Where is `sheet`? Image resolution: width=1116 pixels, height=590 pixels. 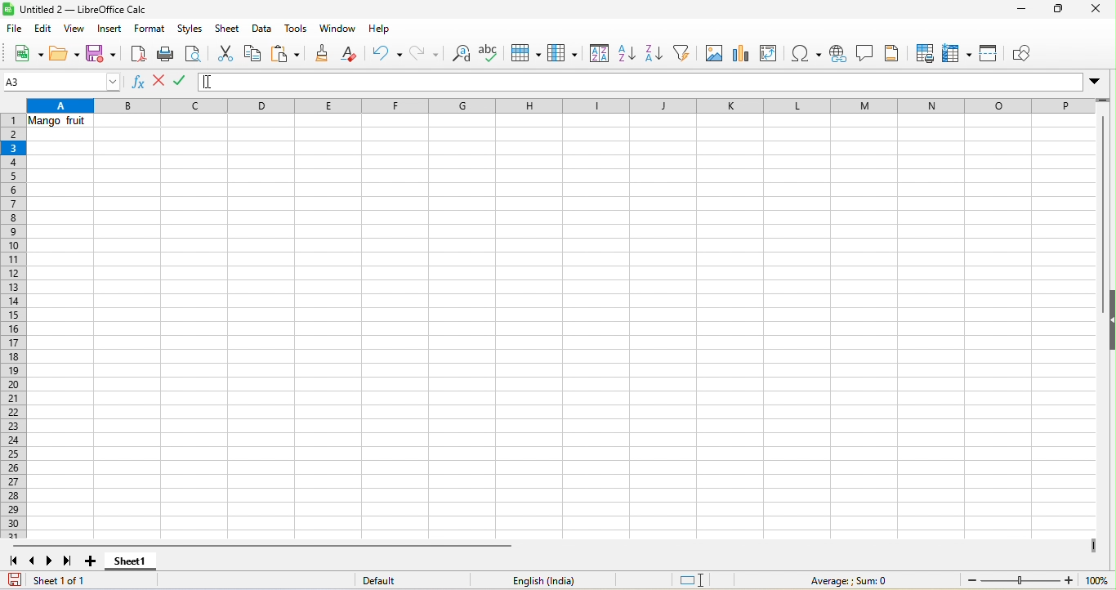
sheet is located at coordinates (229, 29).